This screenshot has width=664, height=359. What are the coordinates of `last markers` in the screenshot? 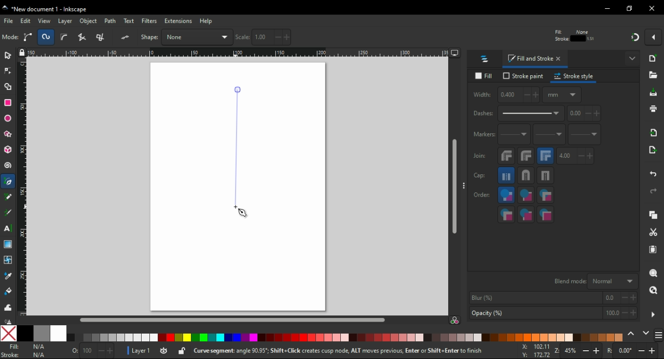 It's located at (584, 134).